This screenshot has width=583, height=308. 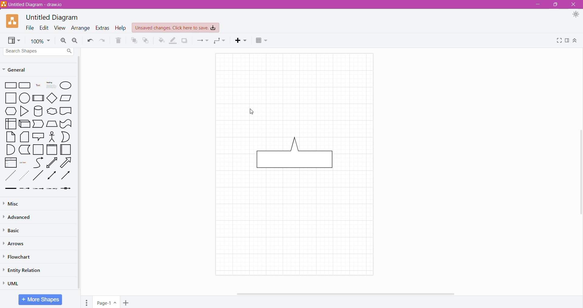 What do you see at coordinates (24, 150) in the screenshot?
I see `L-Shaped Rectangle` at bounding box center [24, 150].